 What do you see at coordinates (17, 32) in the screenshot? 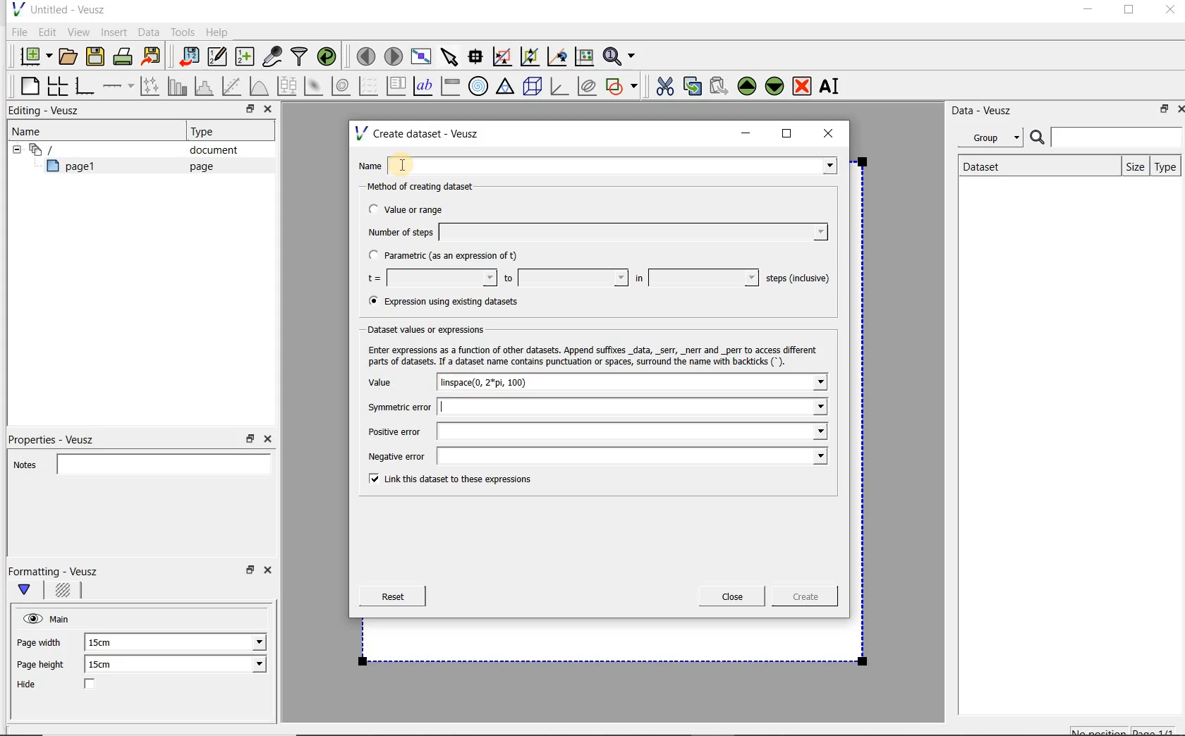
I see `File` at bounding box center [17, 32].